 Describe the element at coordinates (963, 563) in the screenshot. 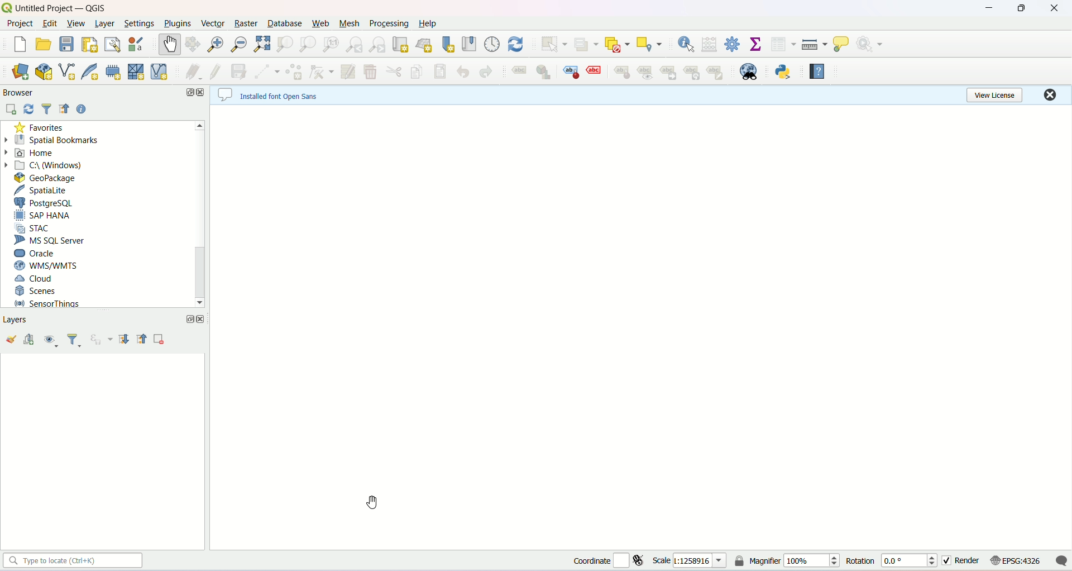

I see `render` at that location.